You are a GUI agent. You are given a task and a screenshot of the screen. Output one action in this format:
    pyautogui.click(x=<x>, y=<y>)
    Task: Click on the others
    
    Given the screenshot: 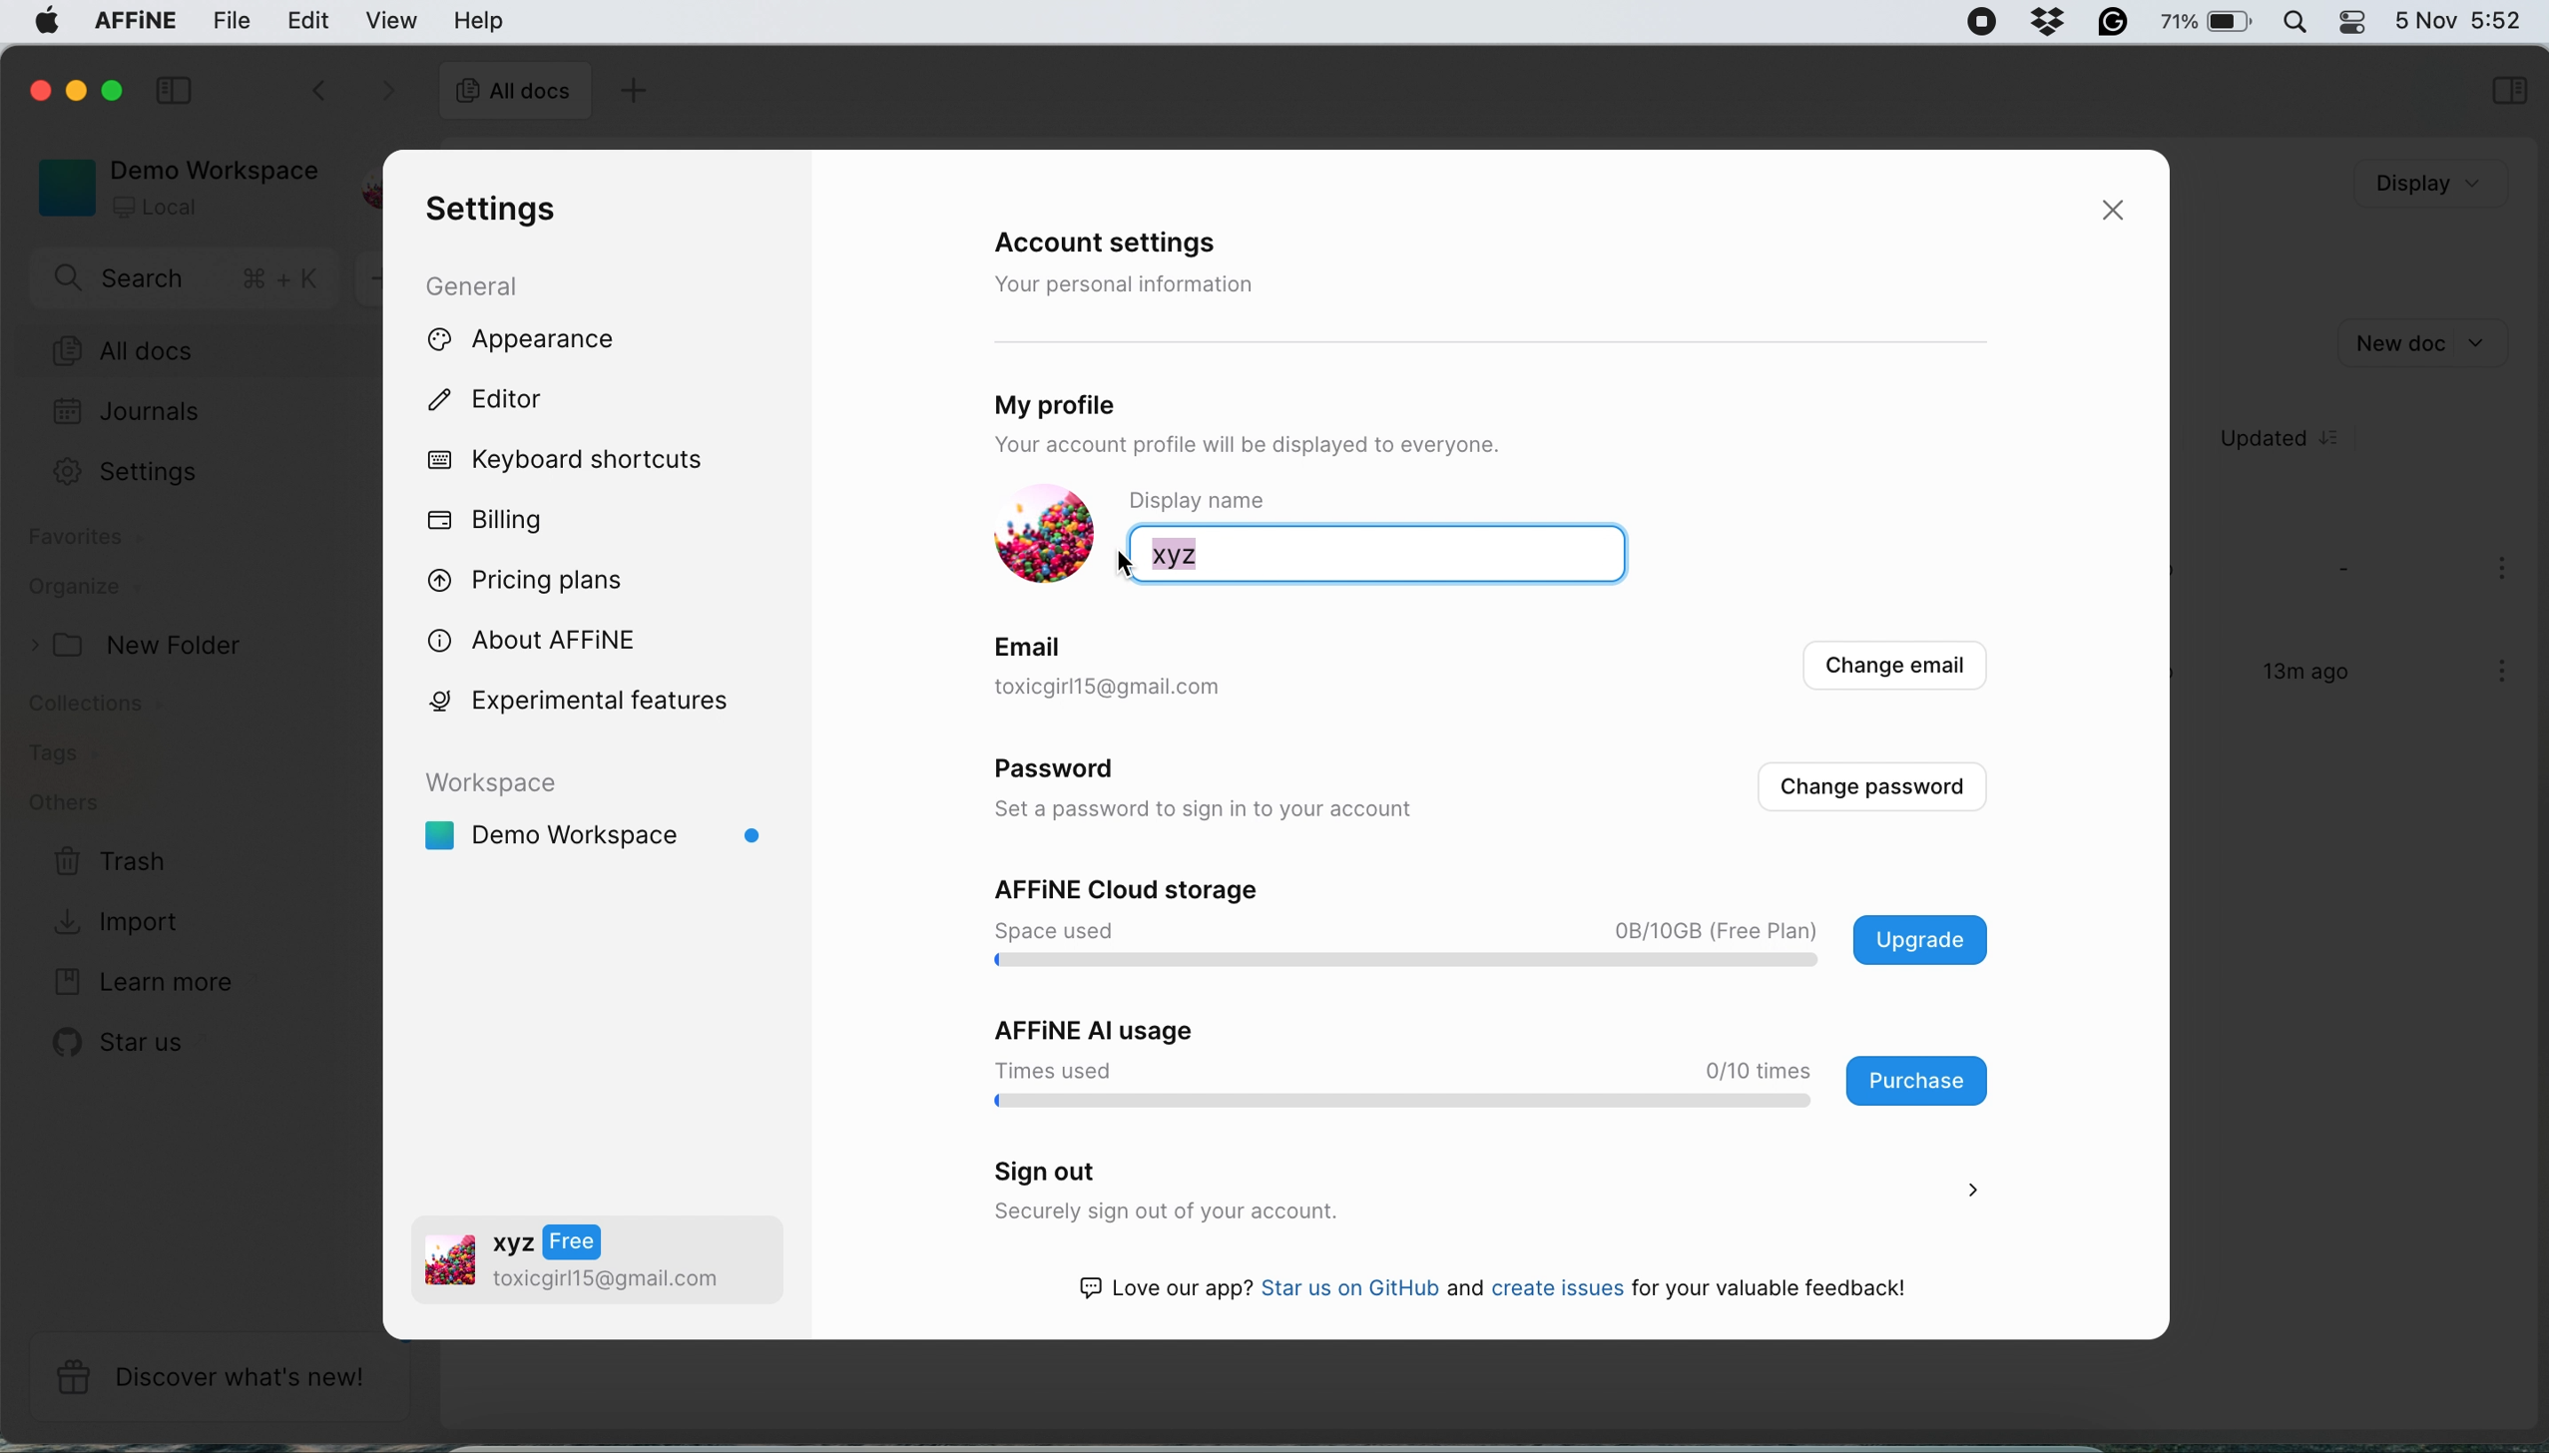 What is the action you would take?
    pyautogui.click(x=64, y=803)
    